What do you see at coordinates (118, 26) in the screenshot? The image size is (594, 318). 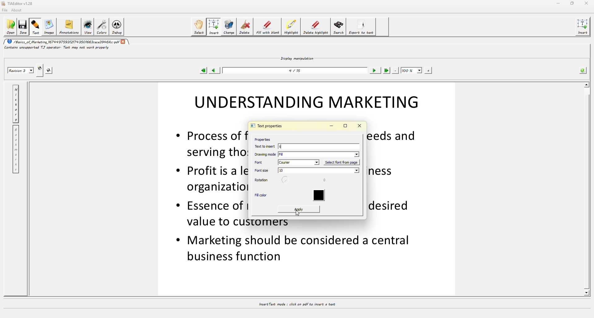 I see `debug` at bounding box center [118, 26].